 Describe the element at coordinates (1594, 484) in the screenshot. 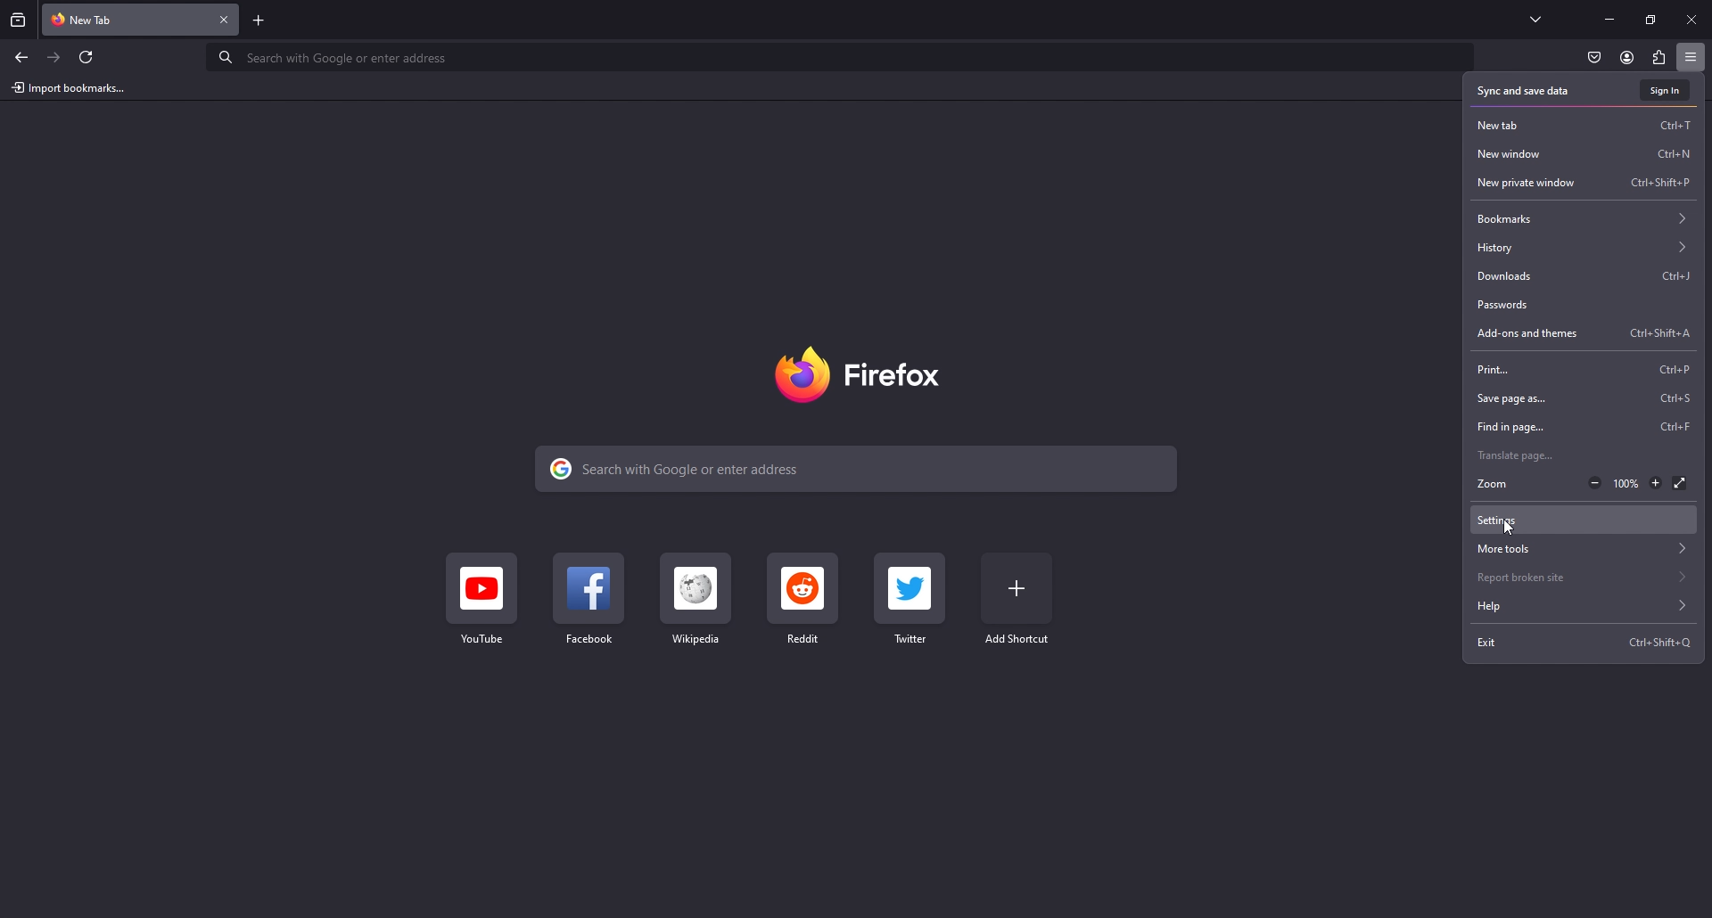

I see `zoom out` at that location.